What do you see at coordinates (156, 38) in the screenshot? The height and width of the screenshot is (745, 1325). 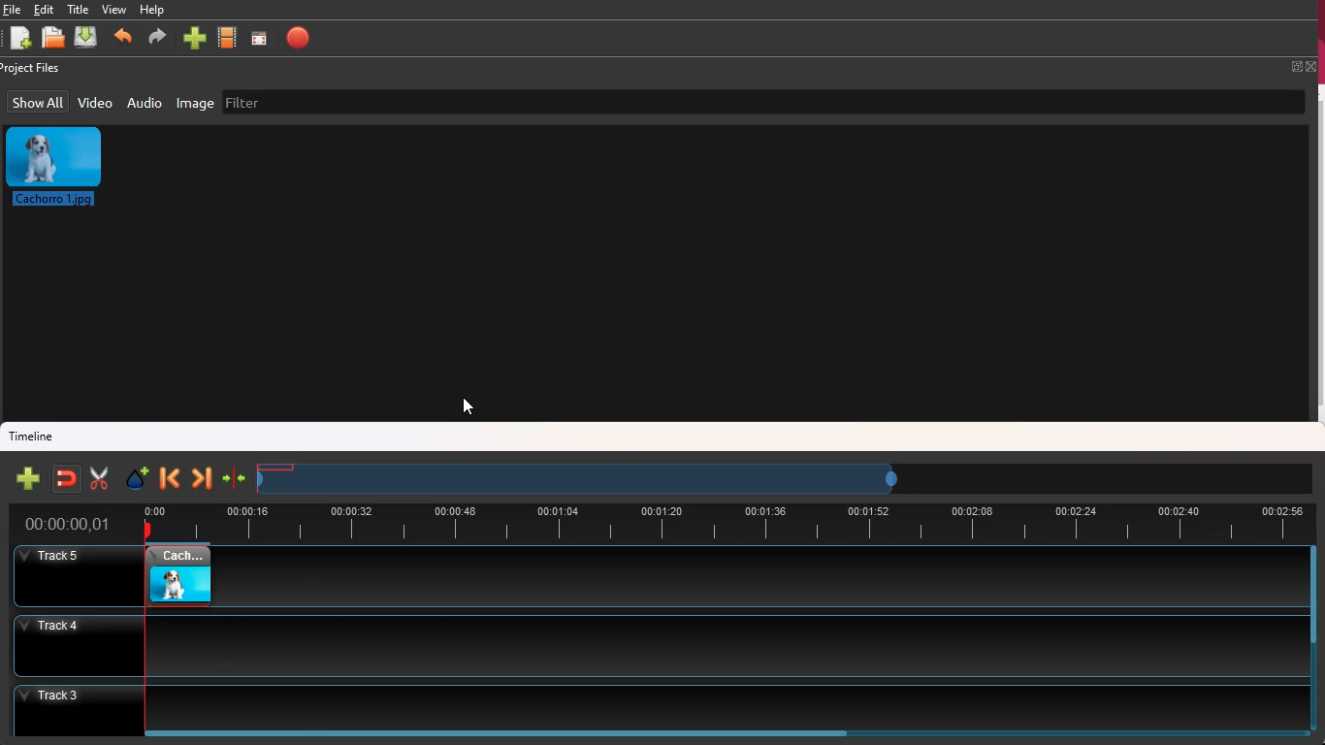 I see `forward` at bounding box center [156, 38].